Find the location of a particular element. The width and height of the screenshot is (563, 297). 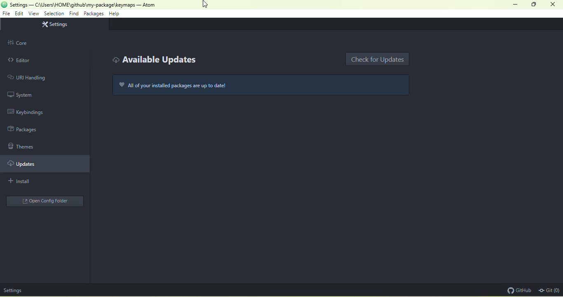

edit is located at coordinates (19, 14).